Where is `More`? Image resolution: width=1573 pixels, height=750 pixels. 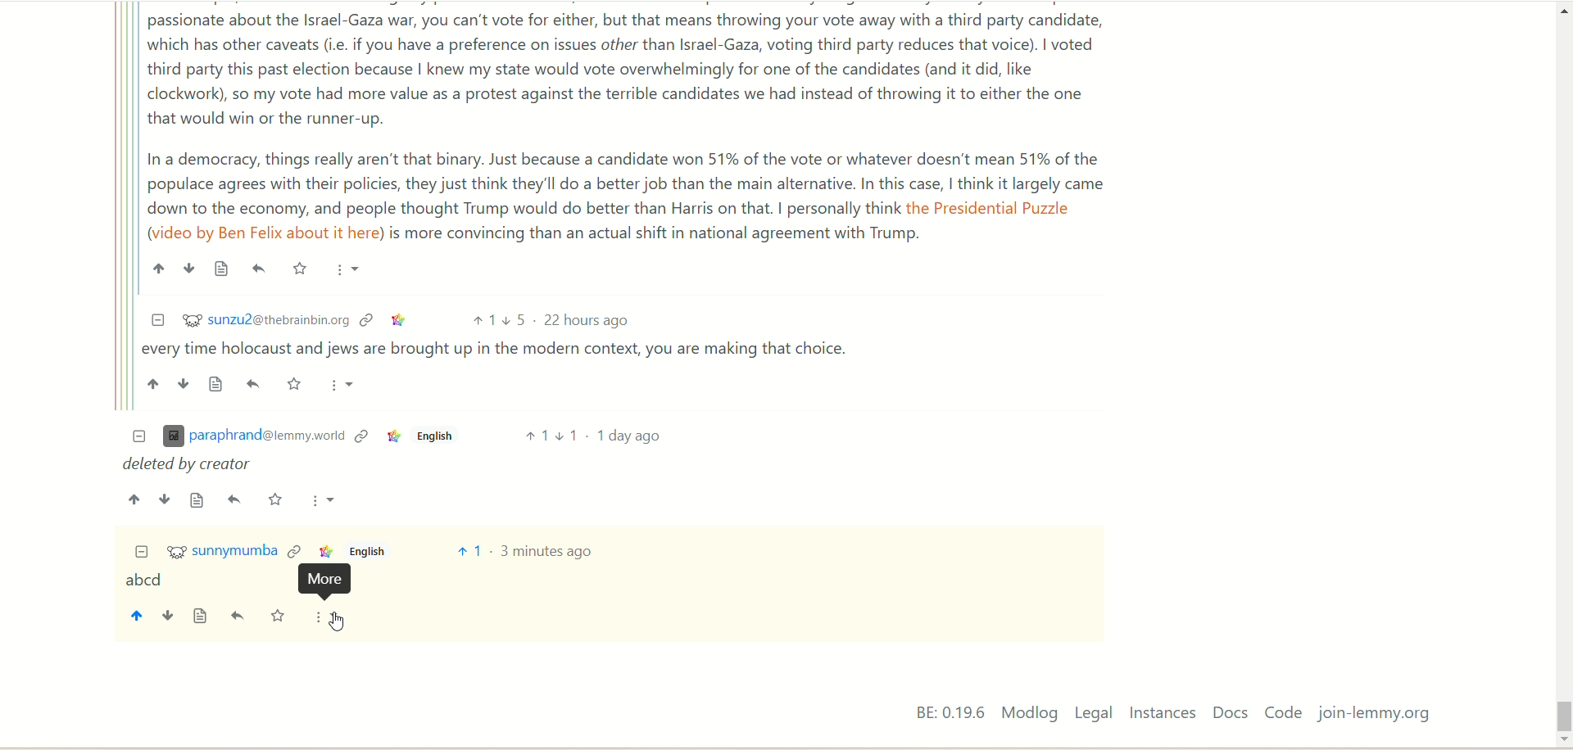 More is located at coordinates (348, 271).